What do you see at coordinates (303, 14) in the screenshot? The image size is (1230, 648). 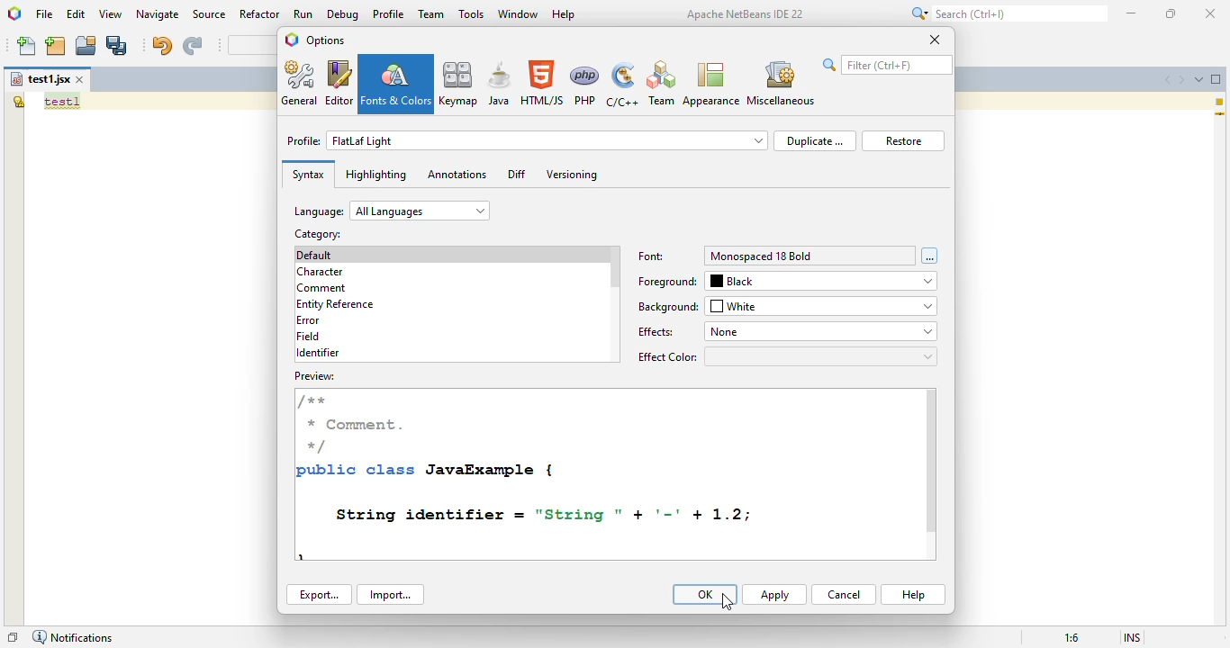 I see `run` at bounding box center [303, 14].